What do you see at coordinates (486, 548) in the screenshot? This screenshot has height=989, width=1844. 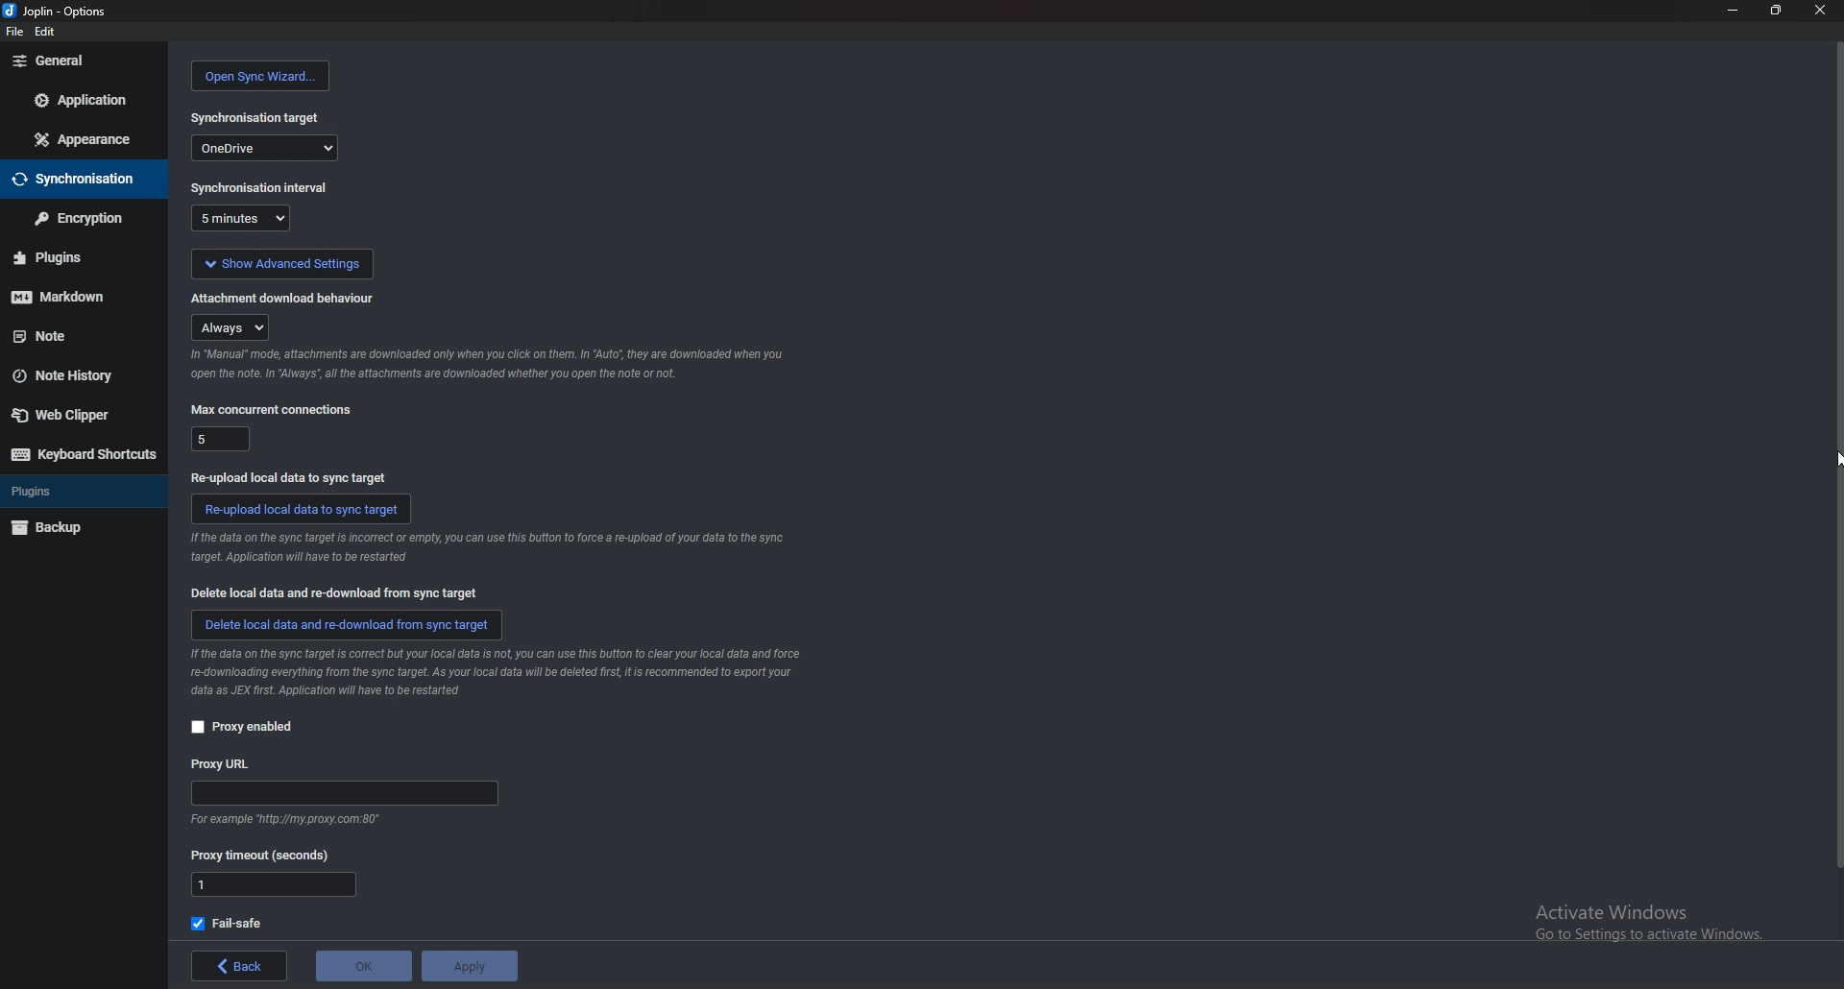 I see `info` at bounding box center [486, 548].